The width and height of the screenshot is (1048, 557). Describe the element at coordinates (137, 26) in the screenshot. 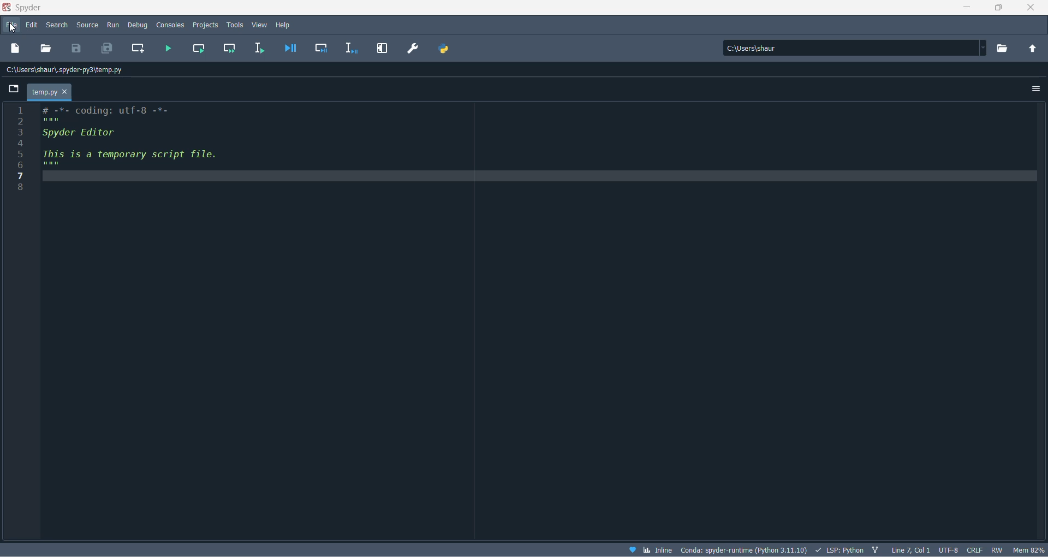

I see `debug` at that location.